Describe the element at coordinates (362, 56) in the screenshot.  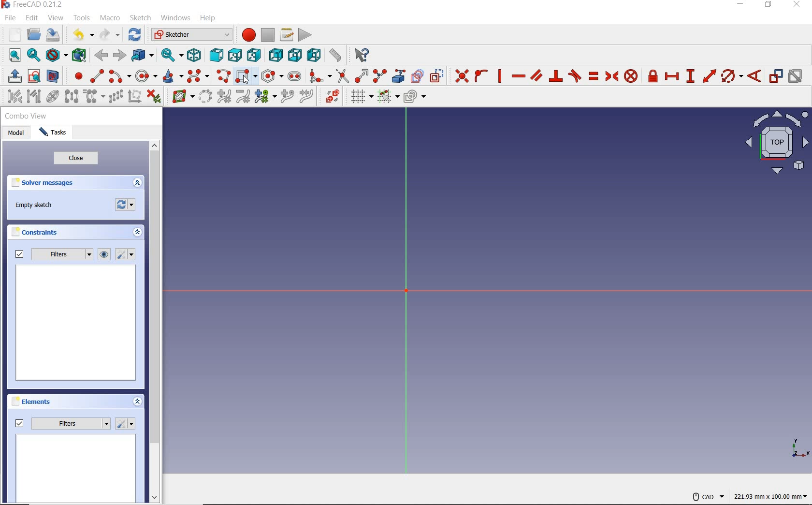
I see `what's this?` at that location.